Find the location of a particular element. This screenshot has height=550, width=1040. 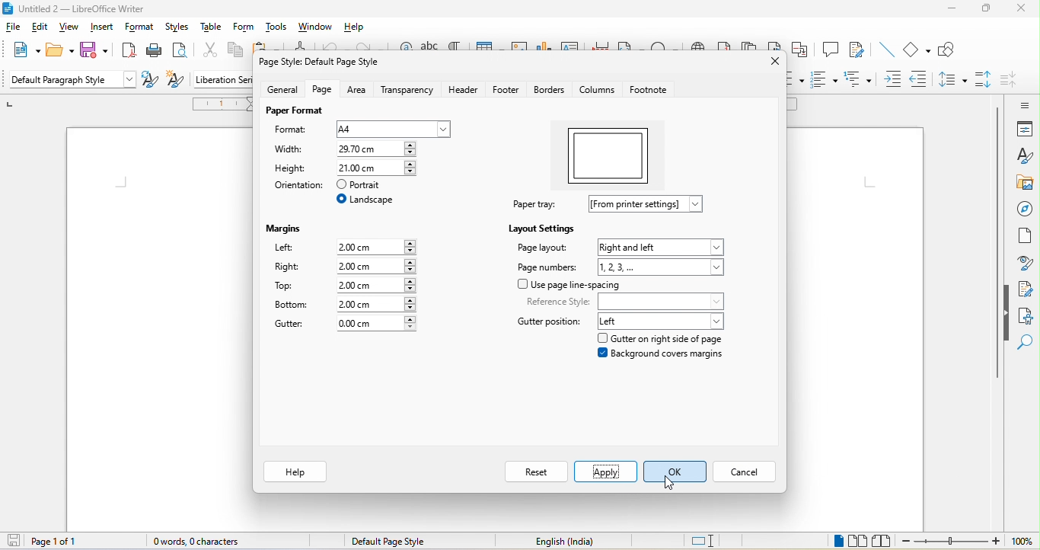

liberation is located at coordinates (221, 79).